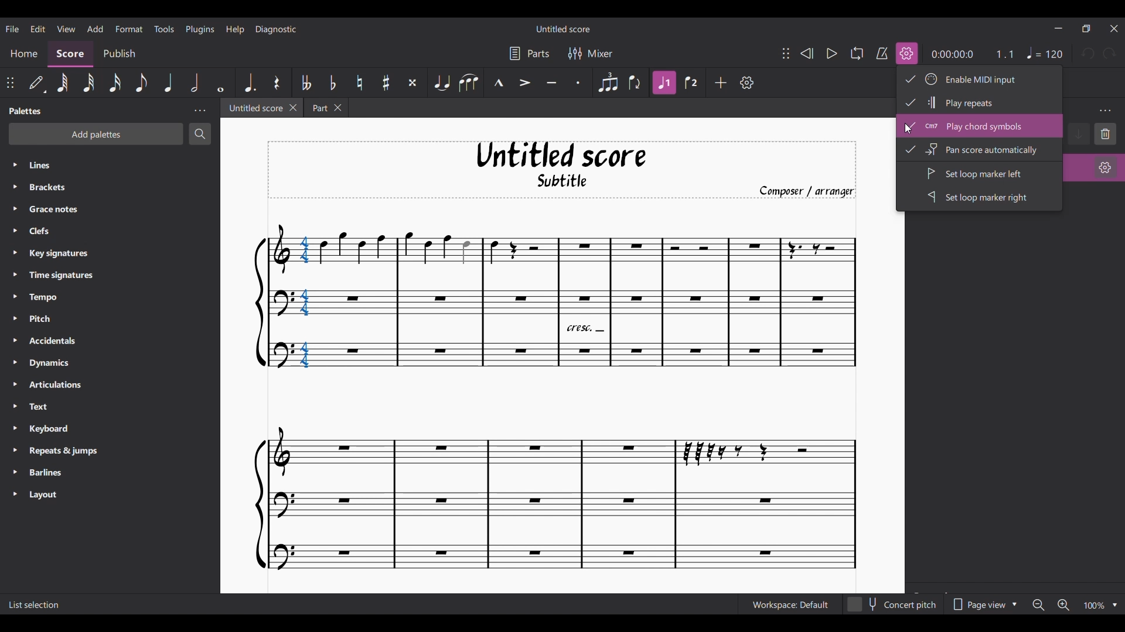 This screenshot has height=632, width=1125. Describe the element at coordinates (1114, 29) in the screenshot. I see `Close interface` at that location.